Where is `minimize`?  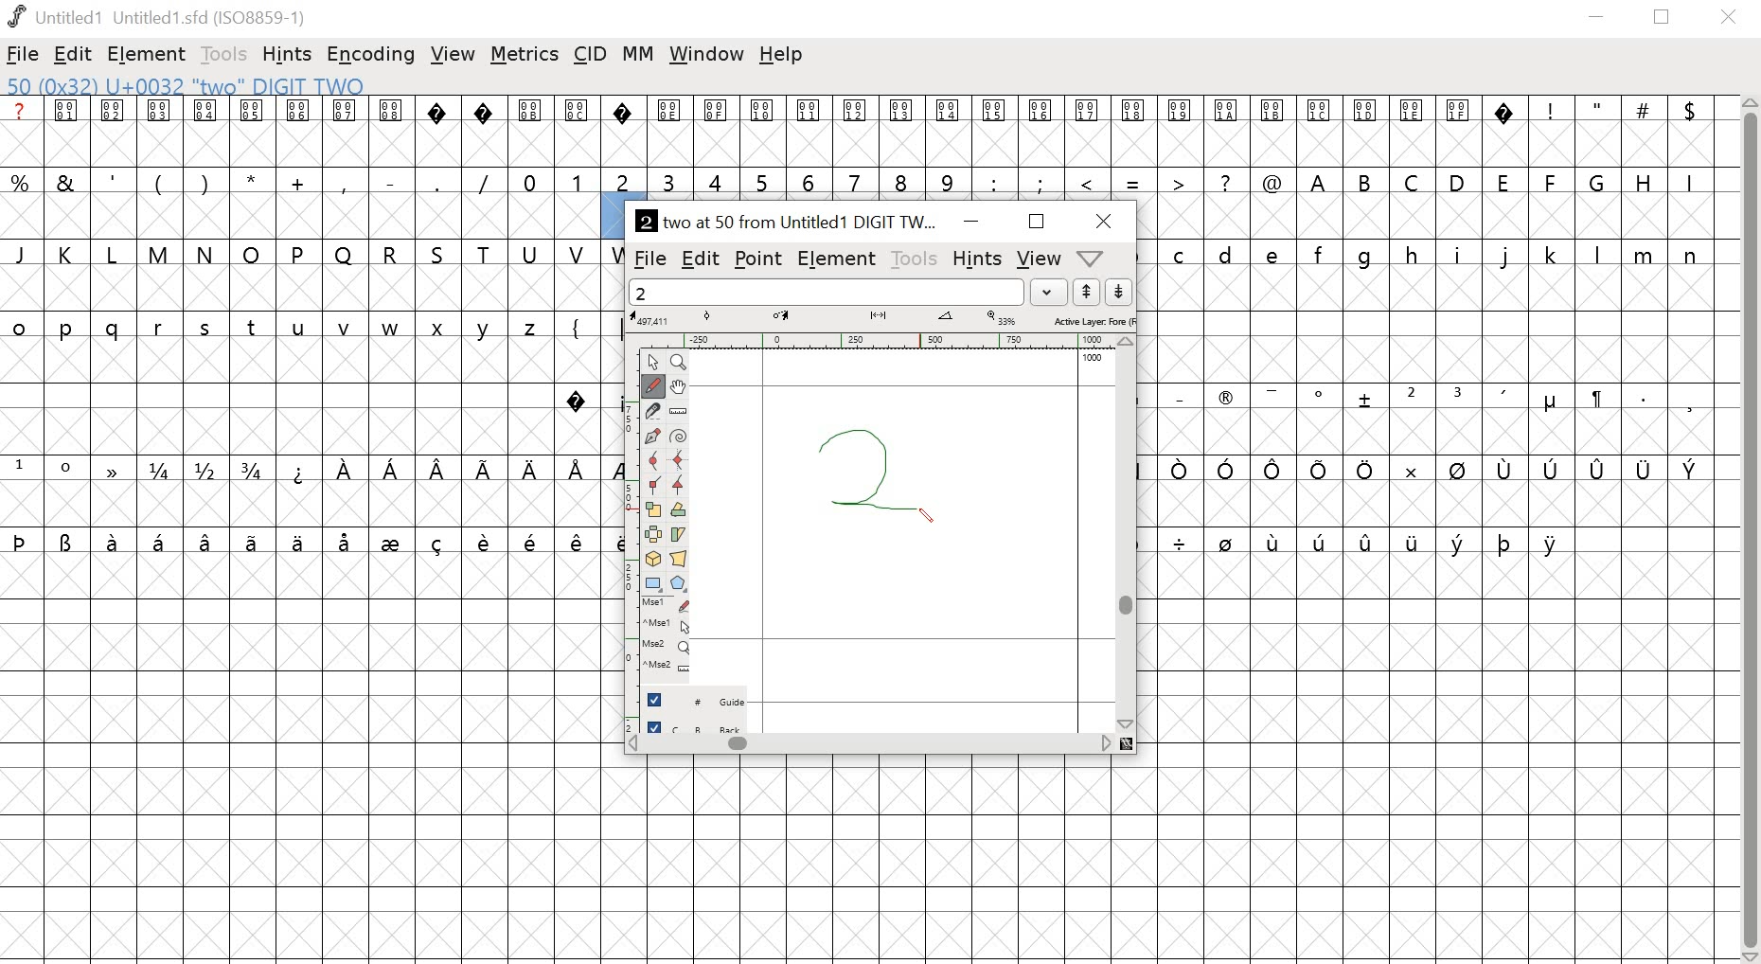
minimize is located at coordinates (1597, 19).